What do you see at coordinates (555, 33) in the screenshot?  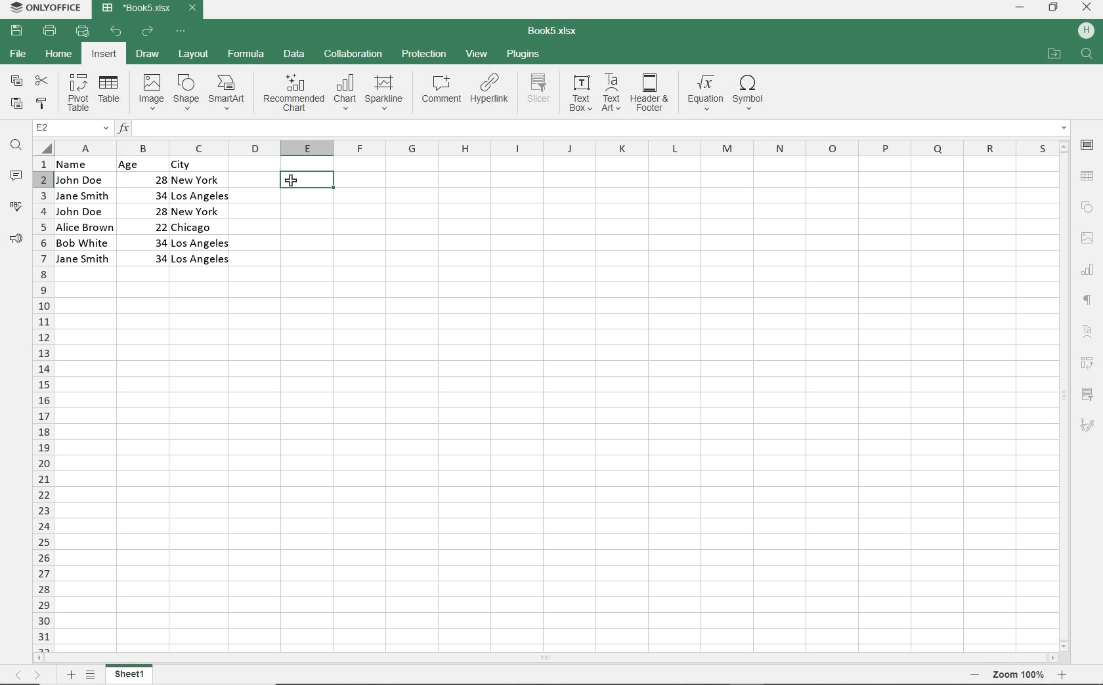 I see `DOCUMENT NAME` at bounding box center [555, 33].